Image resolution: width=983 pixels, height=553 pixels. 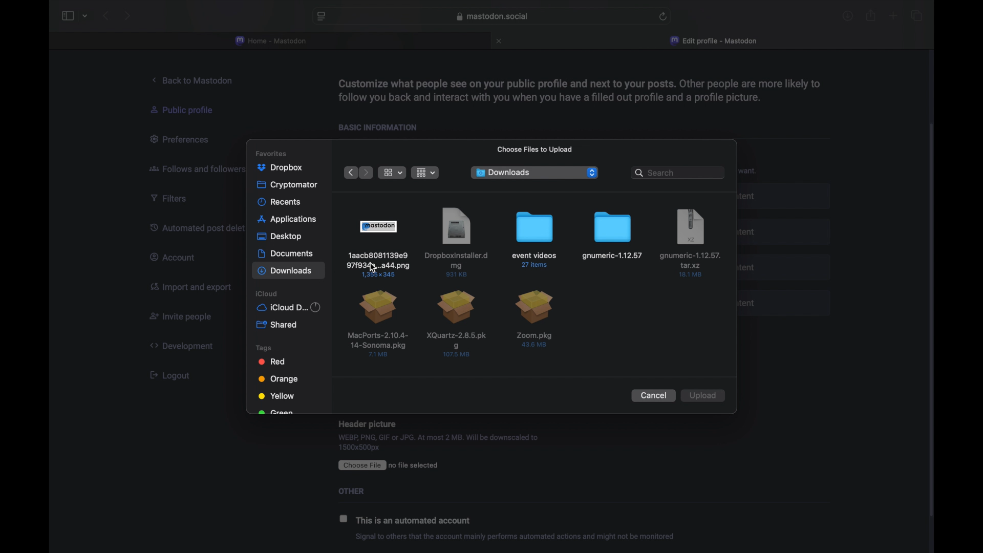 What do you see at coordinates (715, 41) in the screenshot?
I see `edit profile - mastodon` at bounding box center [715, 41].